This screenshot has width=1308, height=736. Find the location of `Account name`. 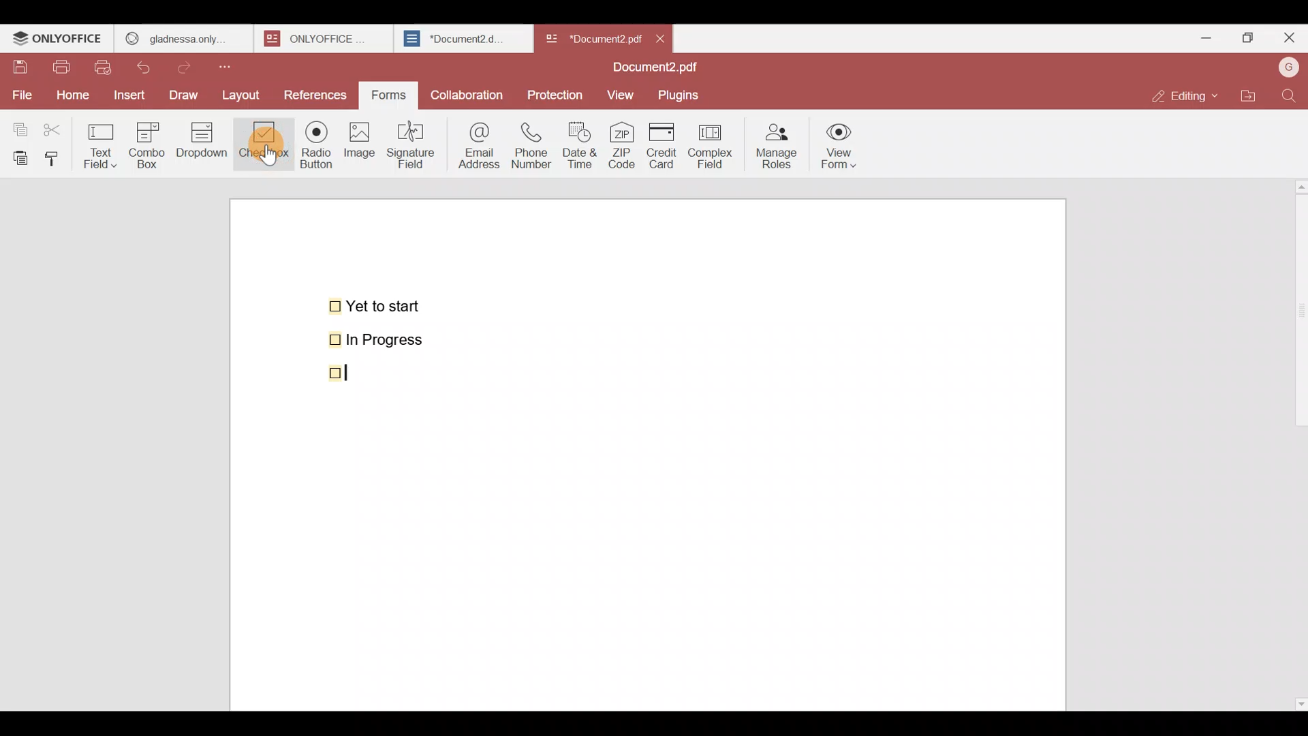

Account name is located at coordinates (1288, 66).